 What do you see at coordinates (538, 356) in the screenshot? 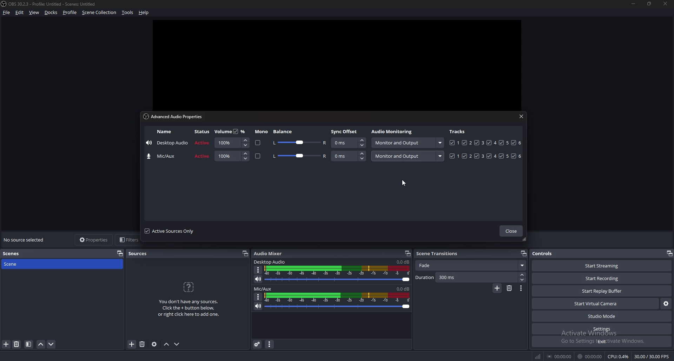
I see `network` at bounding box center [538, 356].